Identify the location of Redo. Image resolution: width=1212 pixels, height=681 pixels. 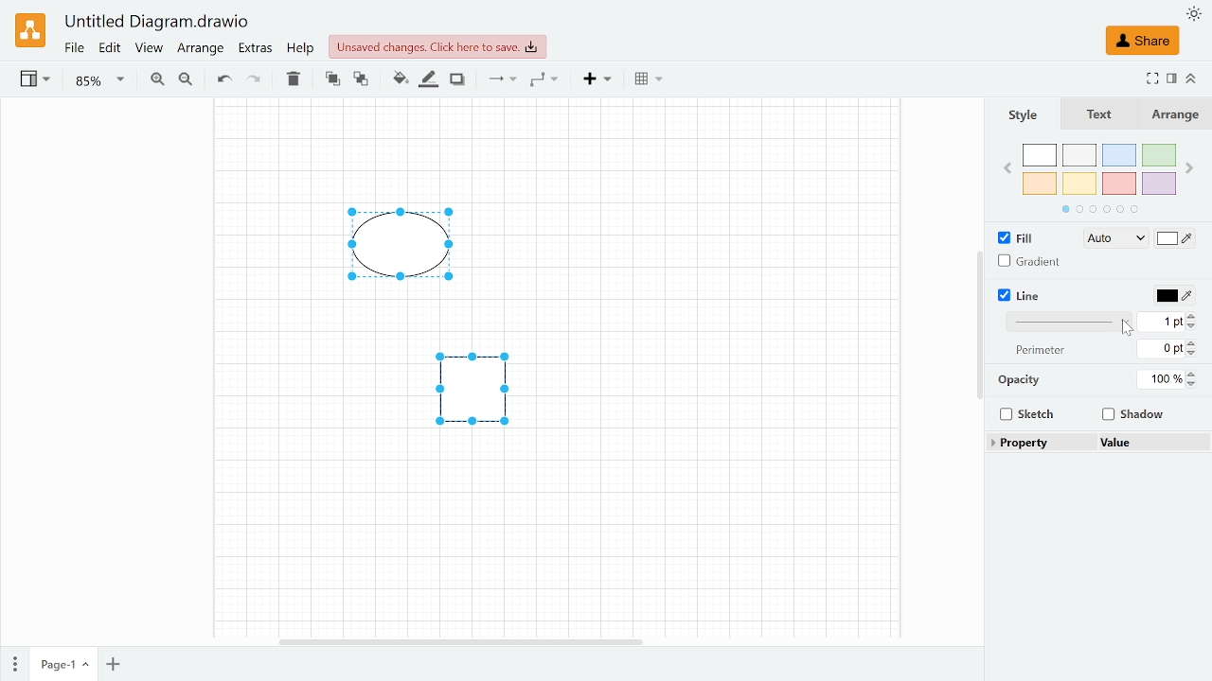
(254, 80).